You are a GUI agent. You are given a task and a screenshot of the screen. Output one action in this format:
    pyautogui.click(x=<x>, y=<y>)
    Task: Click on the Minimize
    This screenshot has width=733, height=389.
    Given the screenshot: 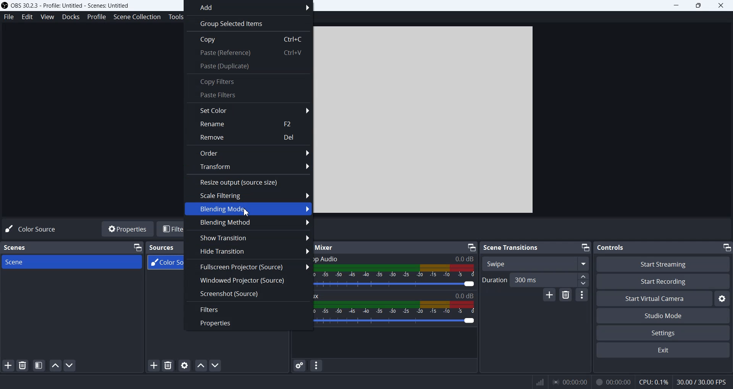 What is the action you would take?
    pyautogui.click(x=585, y=248)
    